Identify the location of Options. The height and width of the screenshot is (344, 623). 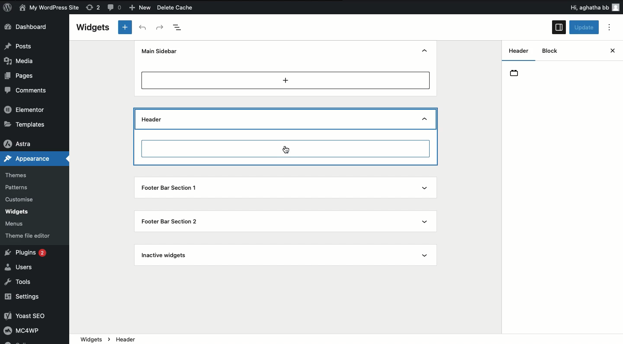
(612, 28).